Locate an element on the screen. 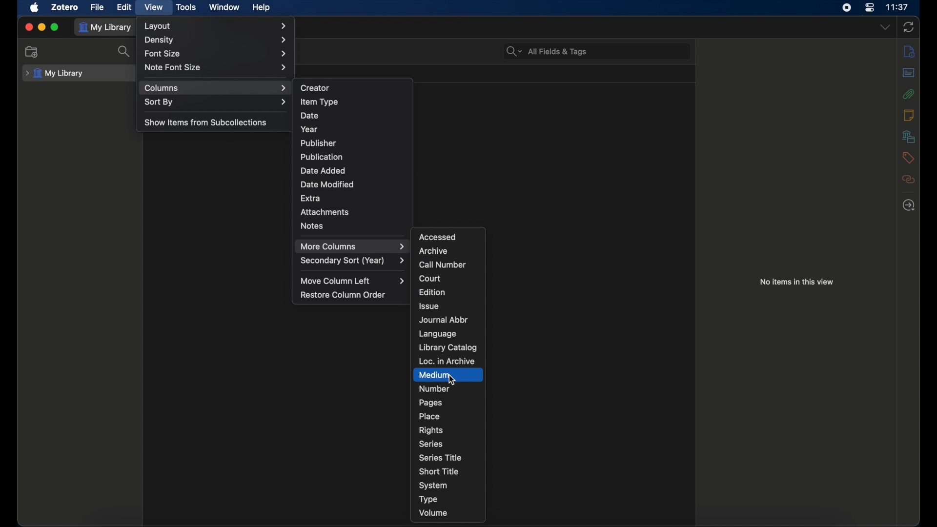 The image size is (937, 527). info is located at coordinates (909, 51).